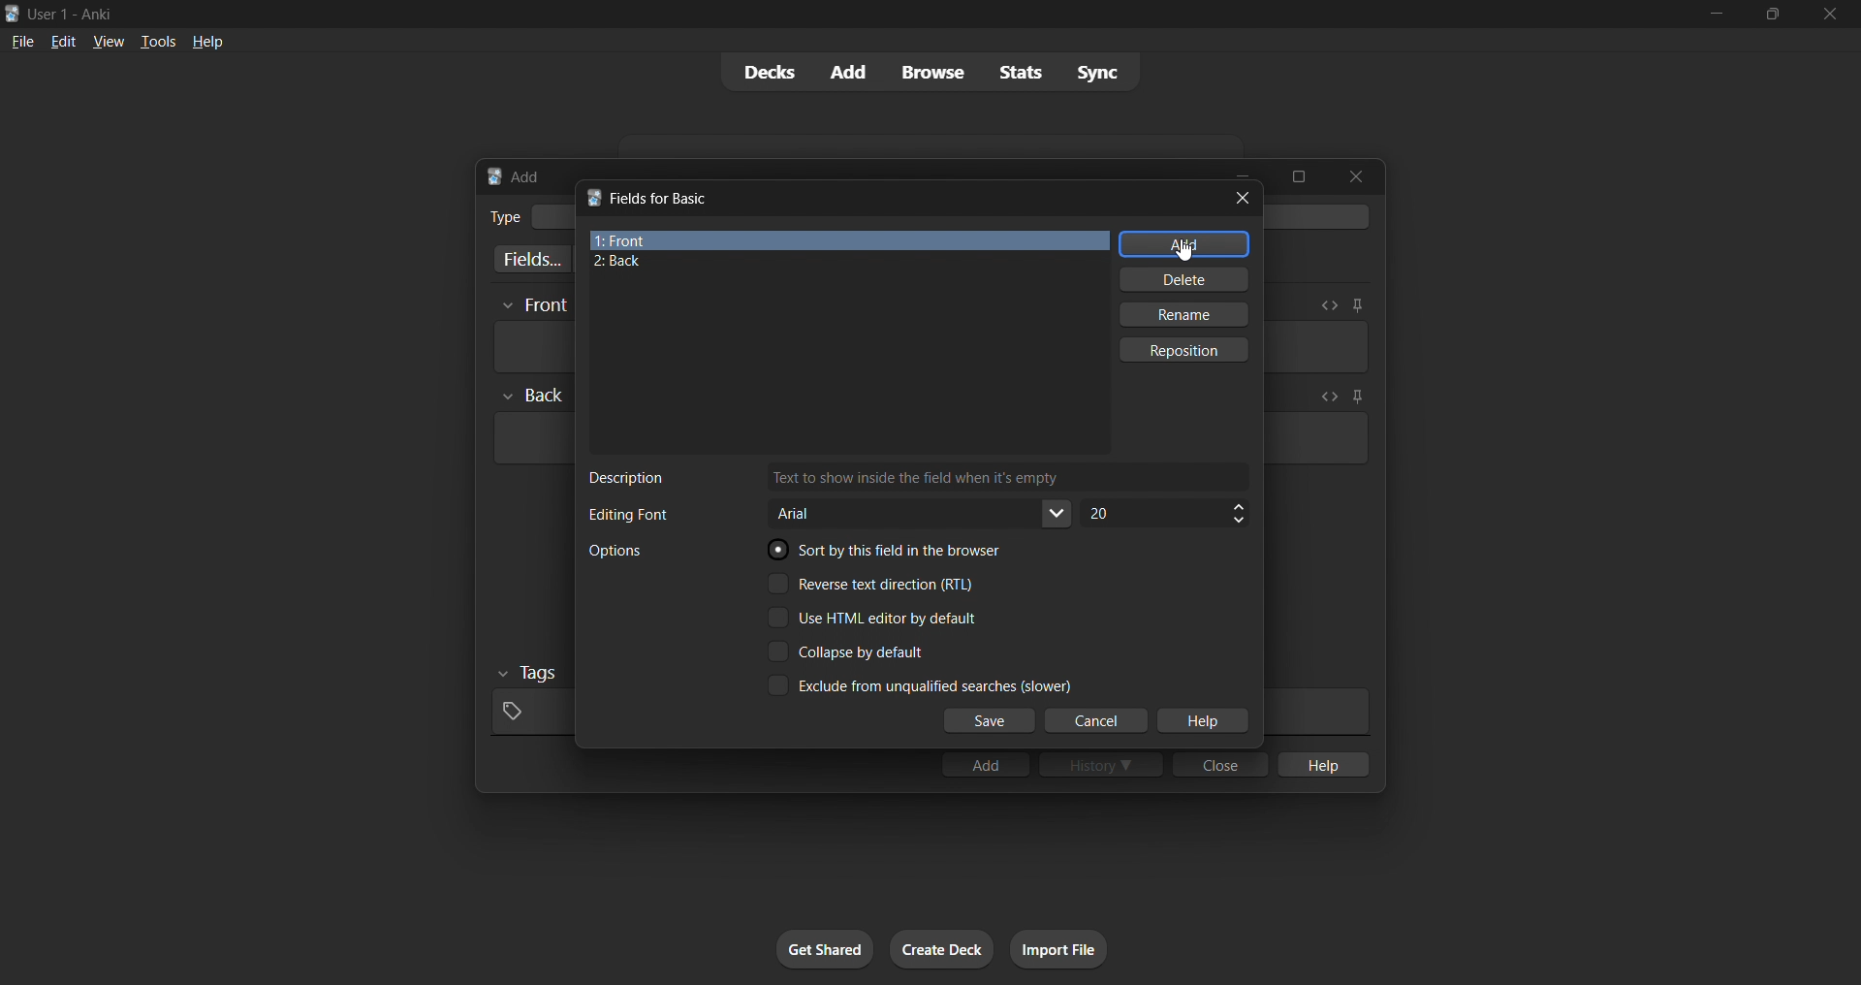  Describe the element at coordinates (1298, 176) in the screenshot. I see `maximize` at that location.